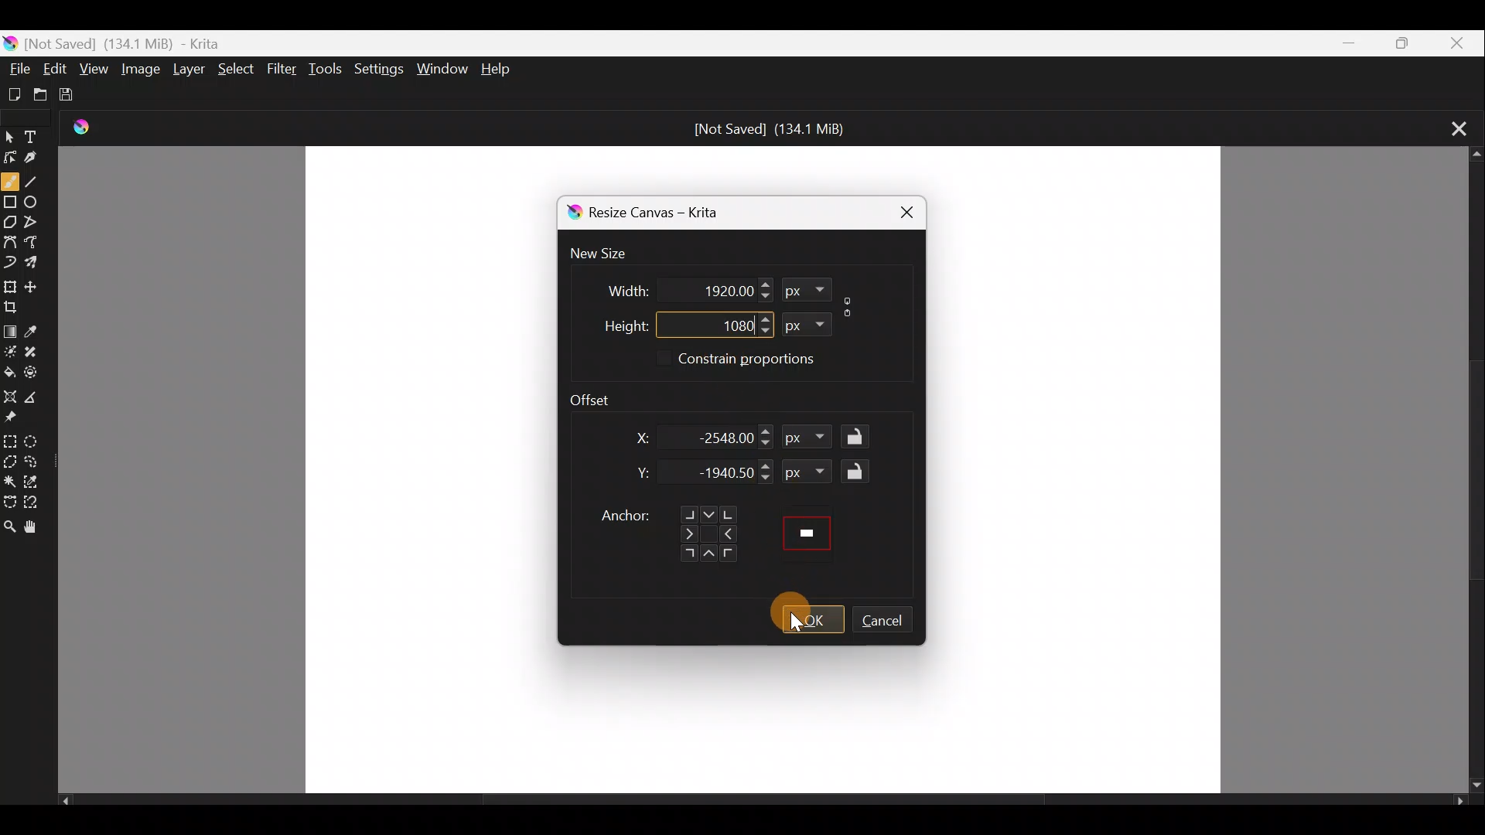 Image resolution: width=1485 pixels, height=835 pixels. Describe the element at coordinates (766, 428) in the screenshot. I see `Increase X dimension` at that location.